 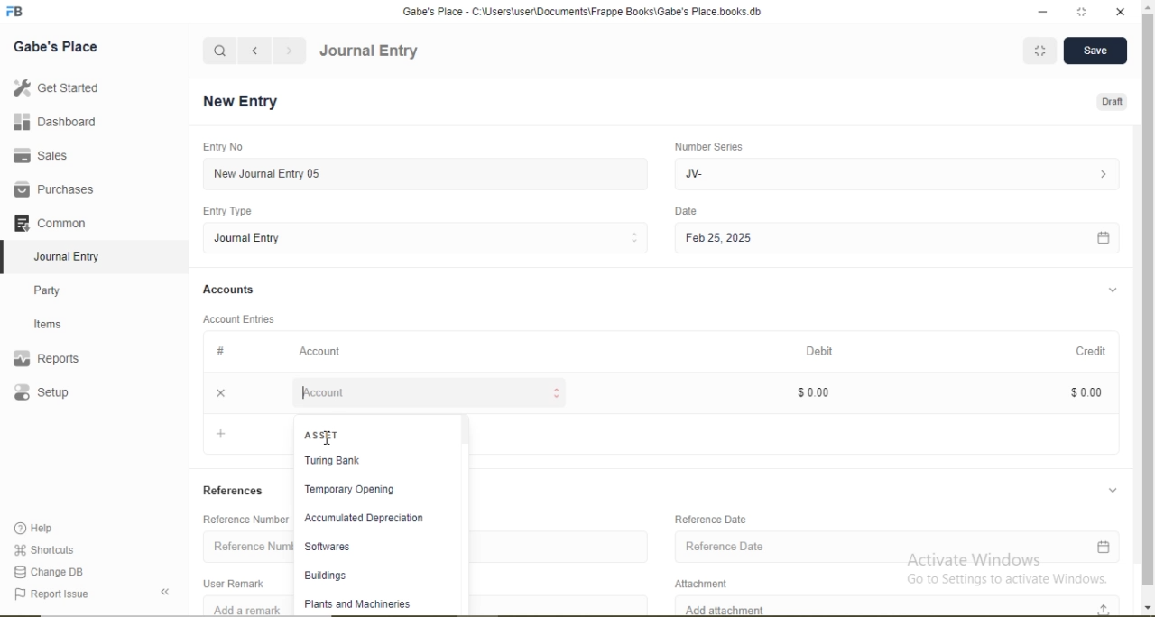 I want to click on Reference Number, so click(x=242, y=519).